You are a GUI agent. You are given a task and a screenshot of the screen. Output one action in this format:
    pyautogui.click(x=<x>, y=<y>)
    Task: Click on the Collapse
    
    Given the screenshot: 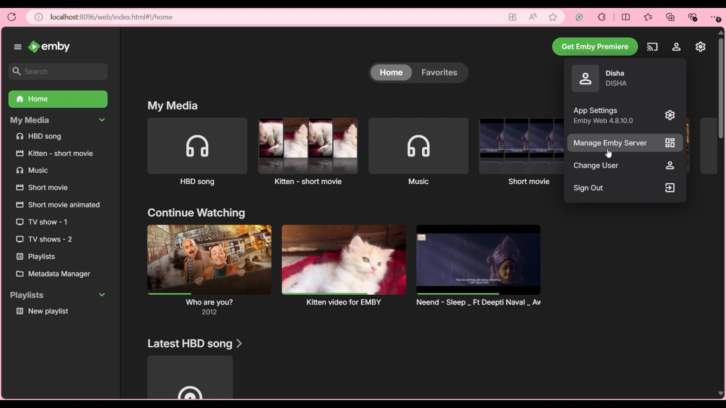 What is the action you would take?
    pyautogui.click(x=102, y=119)
    